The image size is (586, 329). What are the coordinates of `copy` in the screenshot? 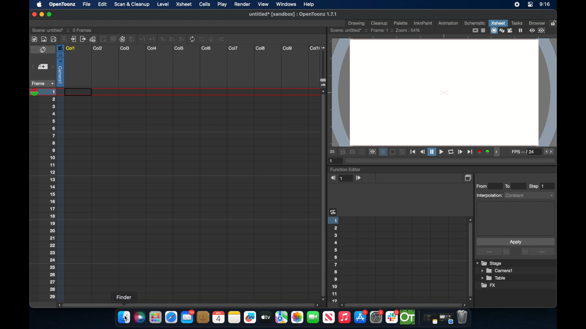 It's located at (469, 178).